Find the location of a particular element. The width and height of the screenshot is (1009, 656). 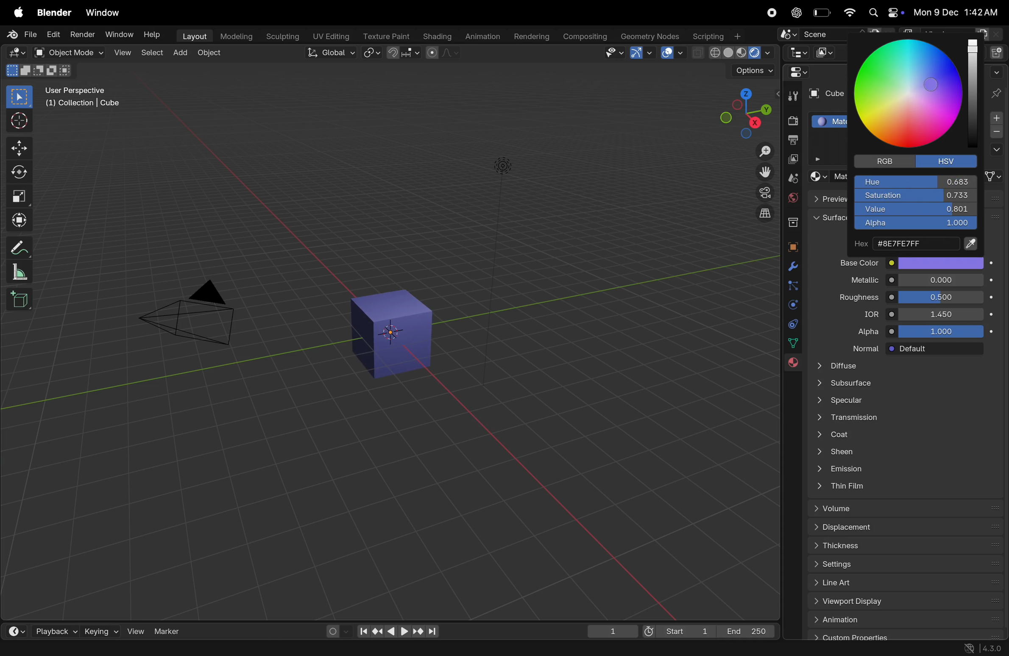

options is located at coordinates (995, 150).